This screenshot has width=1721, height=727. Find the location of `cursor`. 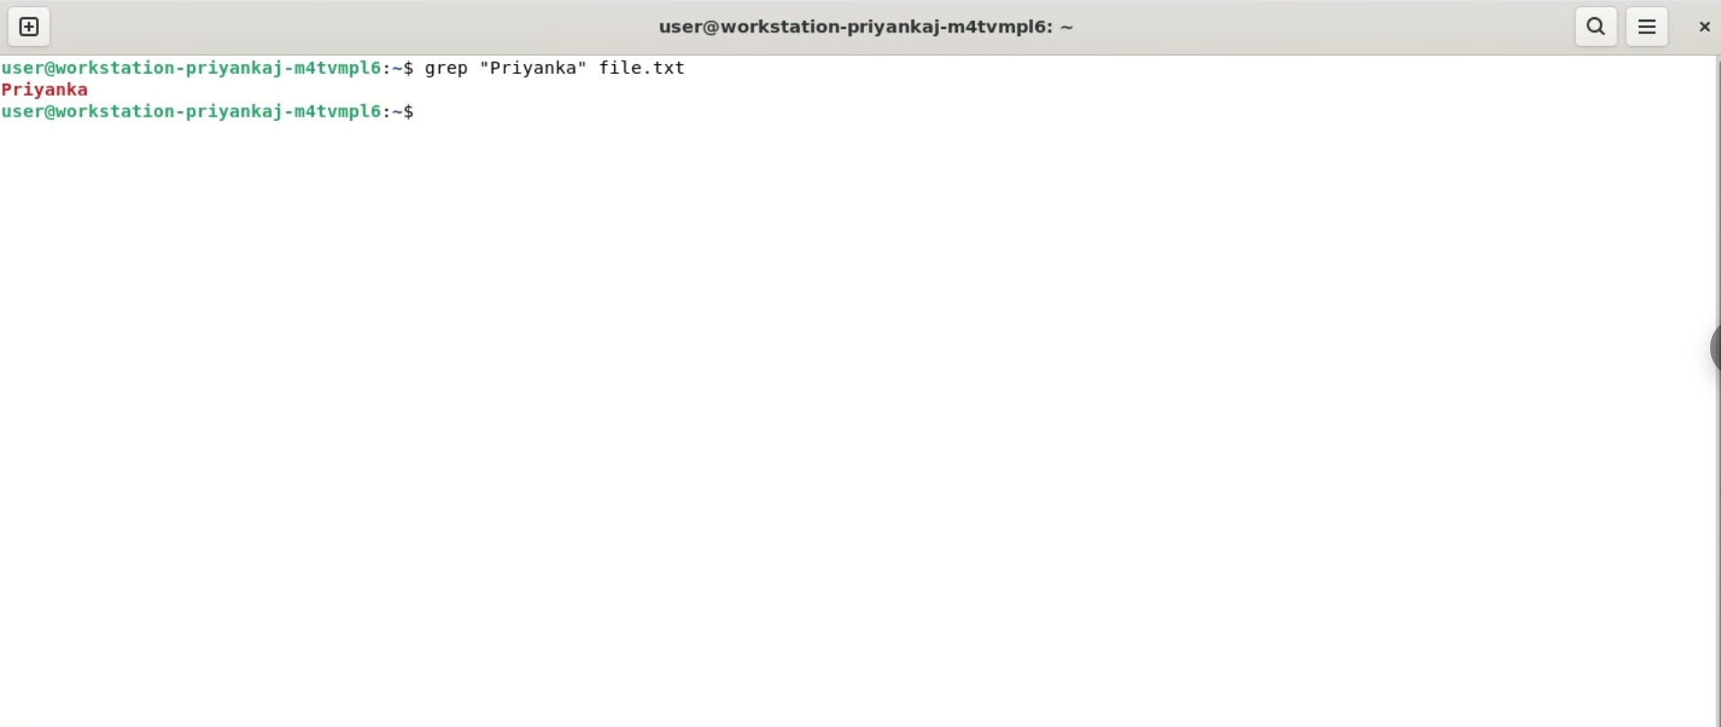

cursor is located at coordinates (433, 117).